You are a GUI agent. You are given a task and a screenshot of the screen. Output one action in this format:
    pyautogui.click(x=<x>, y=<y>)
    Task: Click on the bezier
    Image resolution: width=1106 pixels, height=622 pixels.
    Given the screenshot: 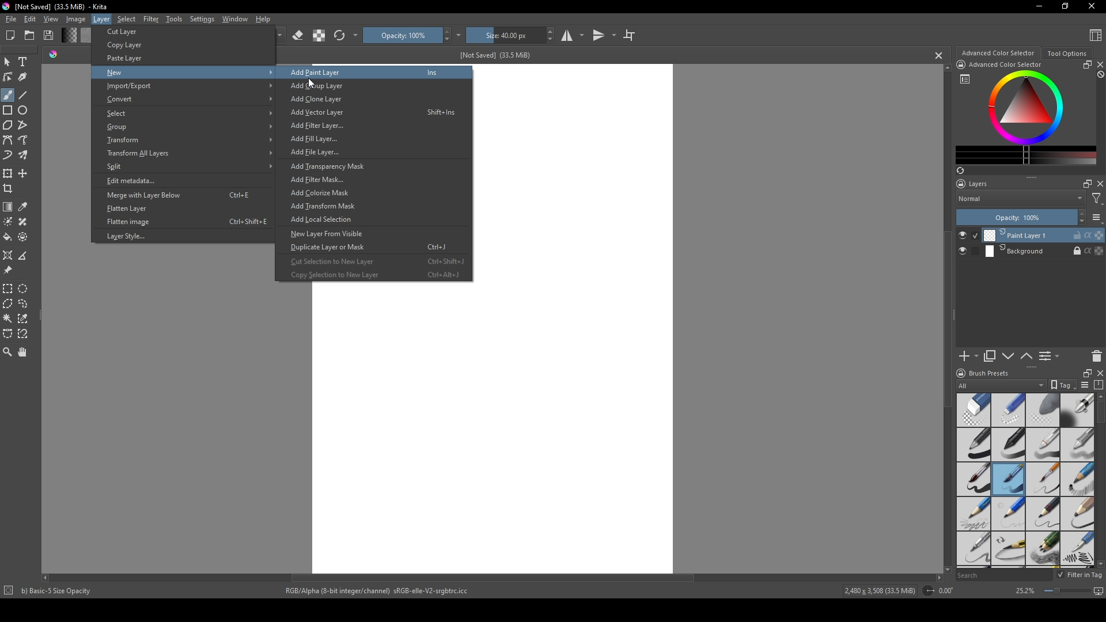 What is the action you would take?
    pyautogui.click(x=8, y=141)
    